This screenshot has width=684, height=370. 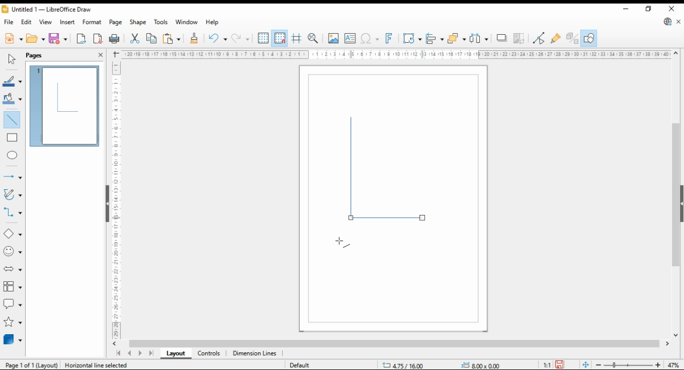 I want to click on cut, so click(x=134, y=38).